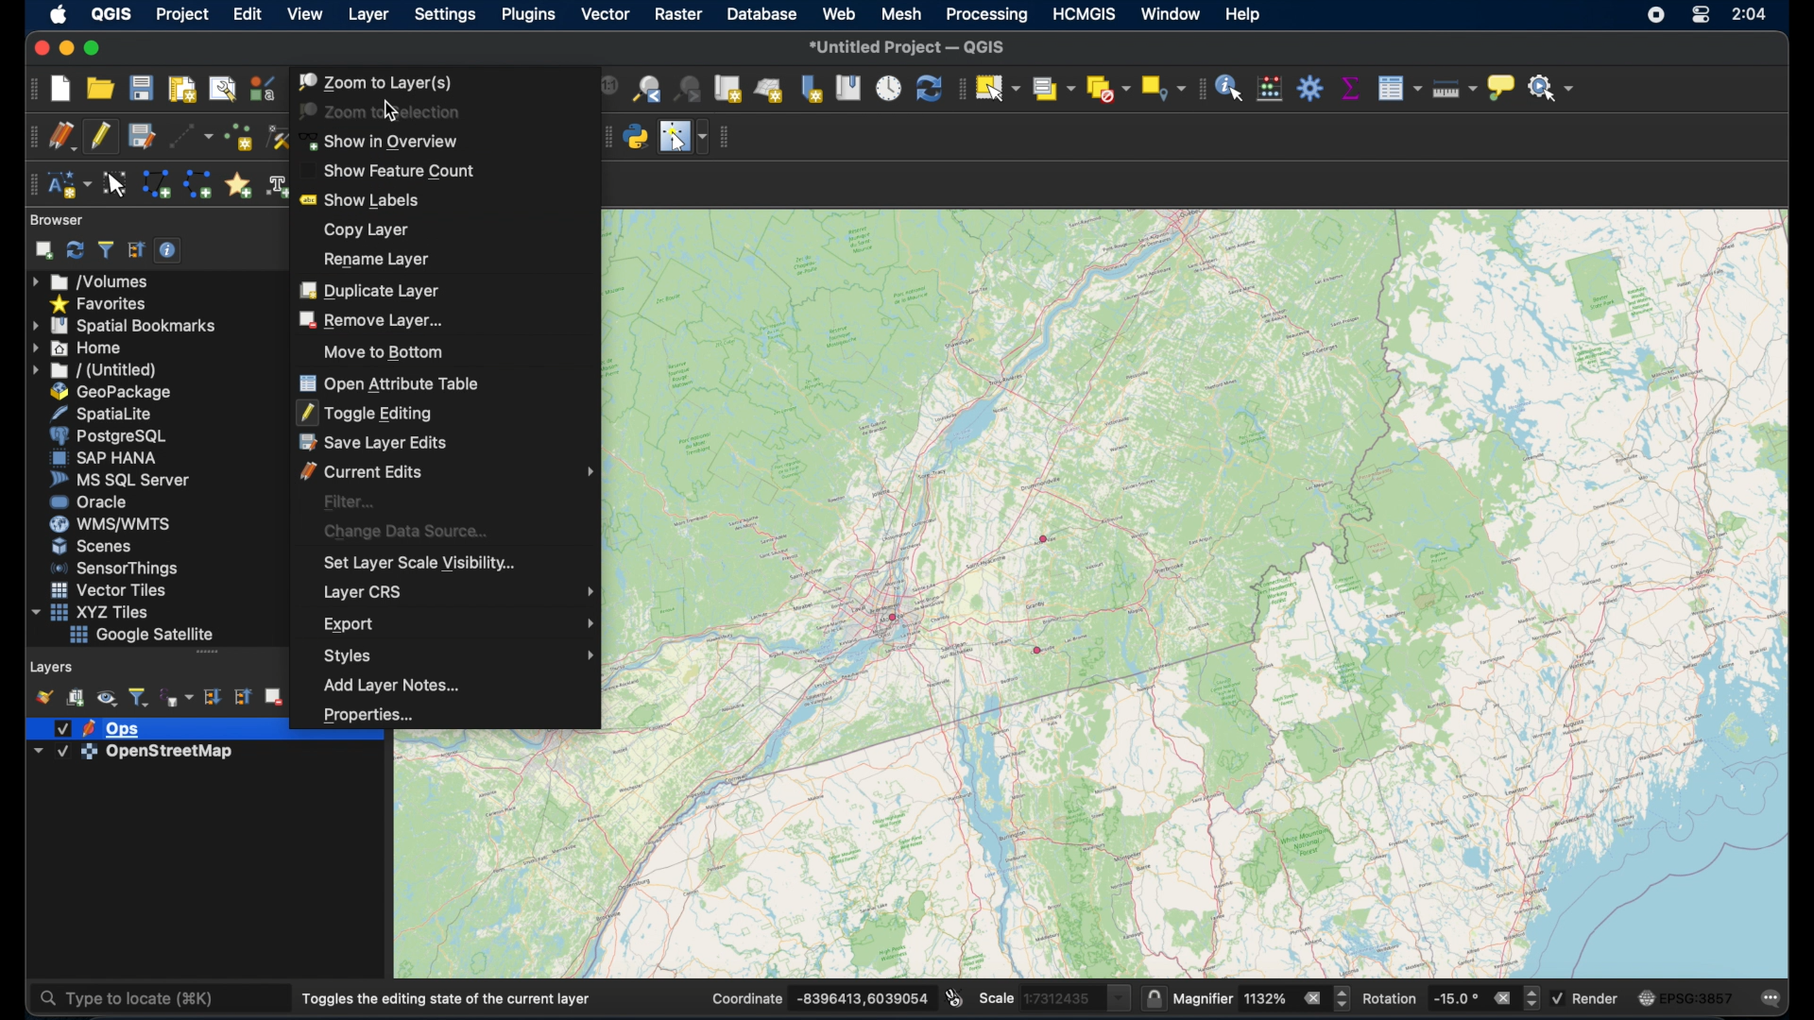 This screenshot has height=1020, width=1814. I want to click on digitize with segment, so click(186, 137).